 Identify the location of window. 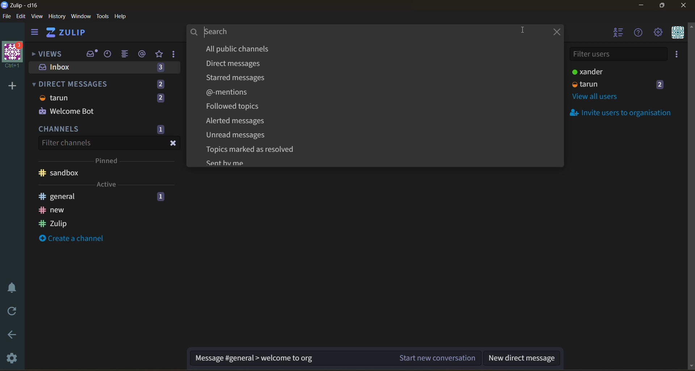
(81, 16).